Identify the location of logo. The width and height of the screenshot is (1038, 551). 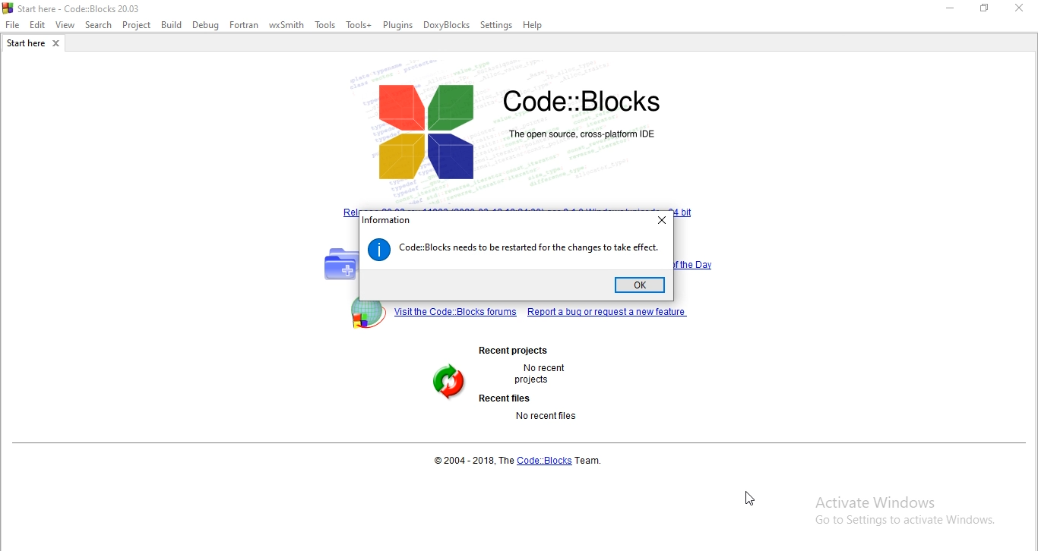
(514, 131).